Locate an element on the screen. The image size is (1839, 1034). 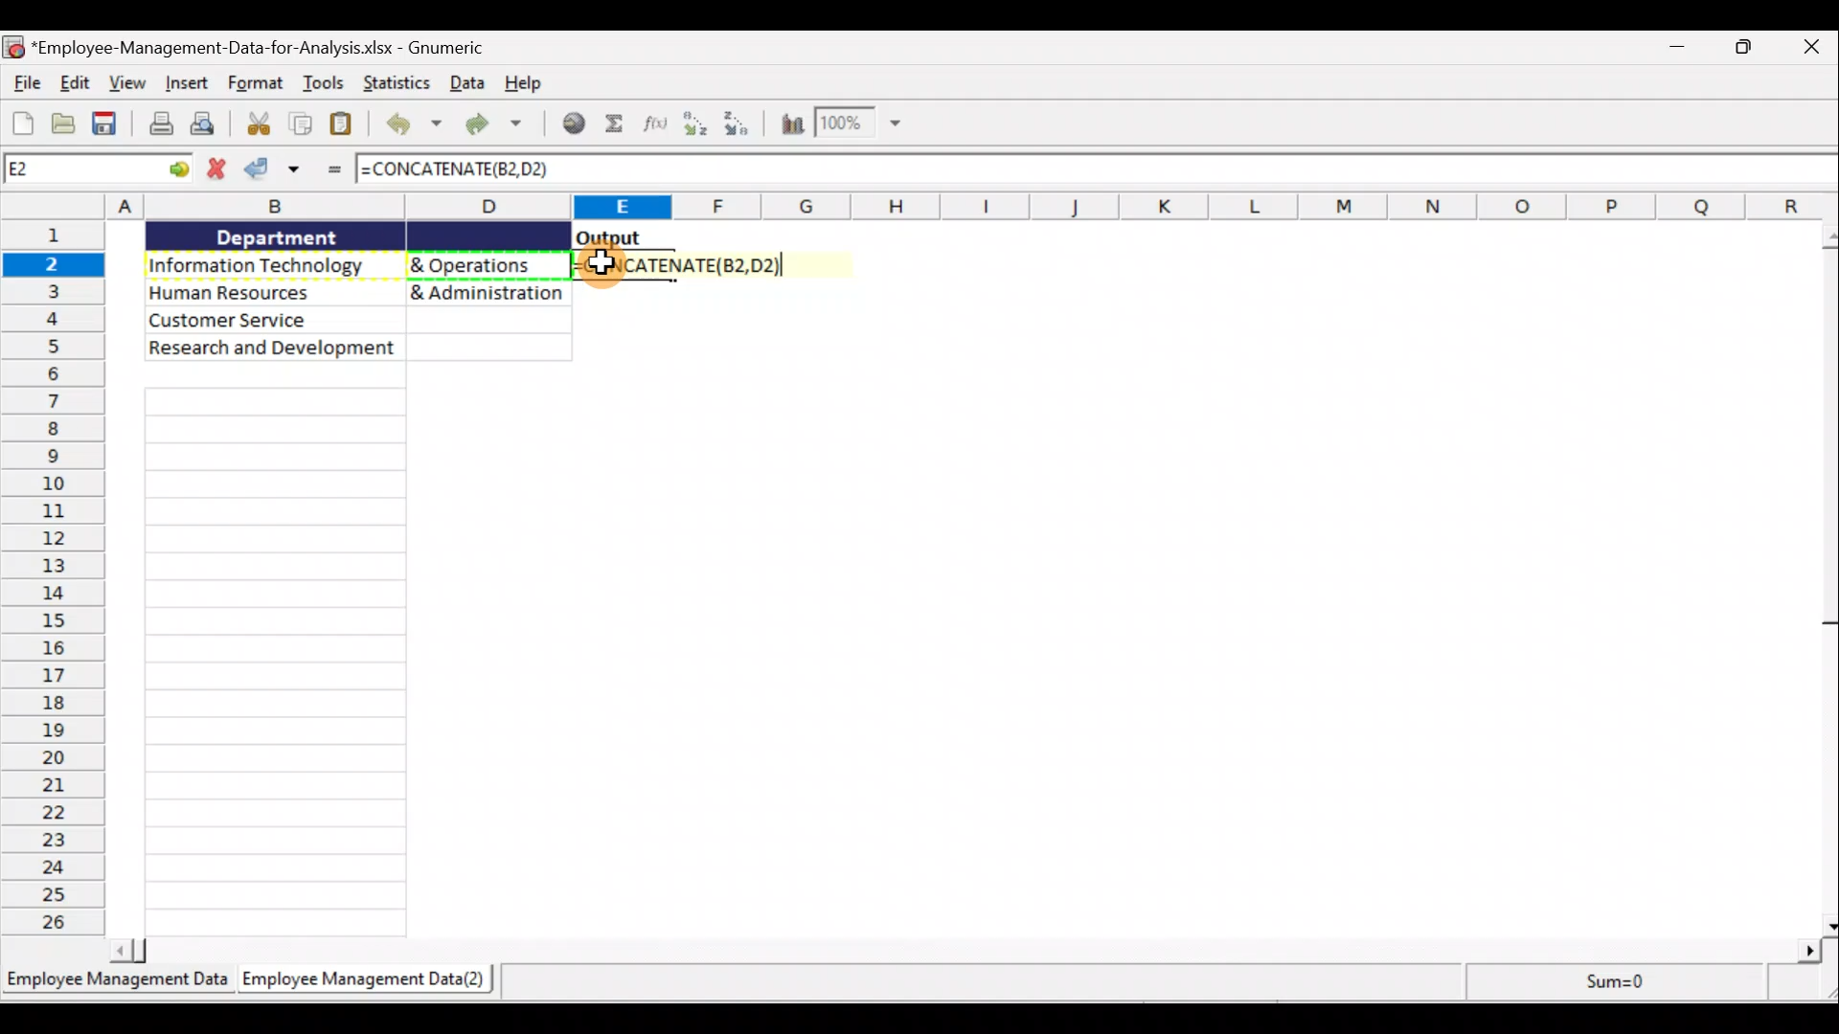
Data is located at coordinates (467, 84).